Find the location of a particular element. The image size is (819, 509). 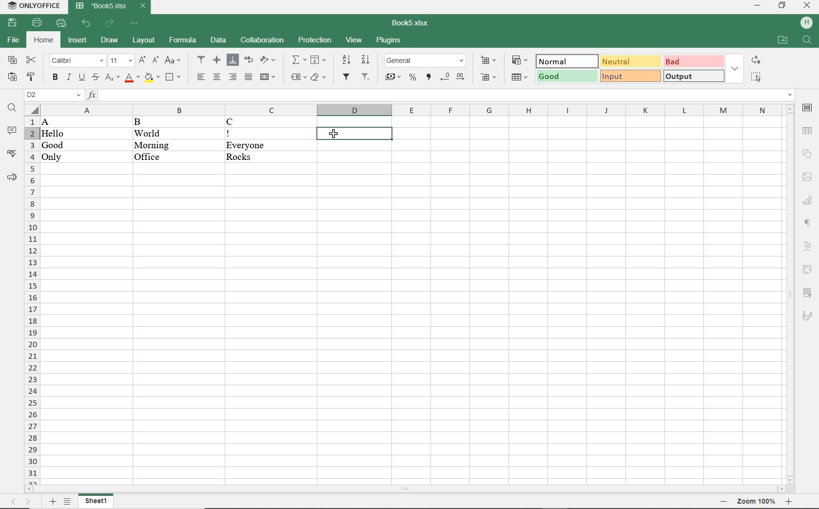

FIND is located at coordinates (13, 108).